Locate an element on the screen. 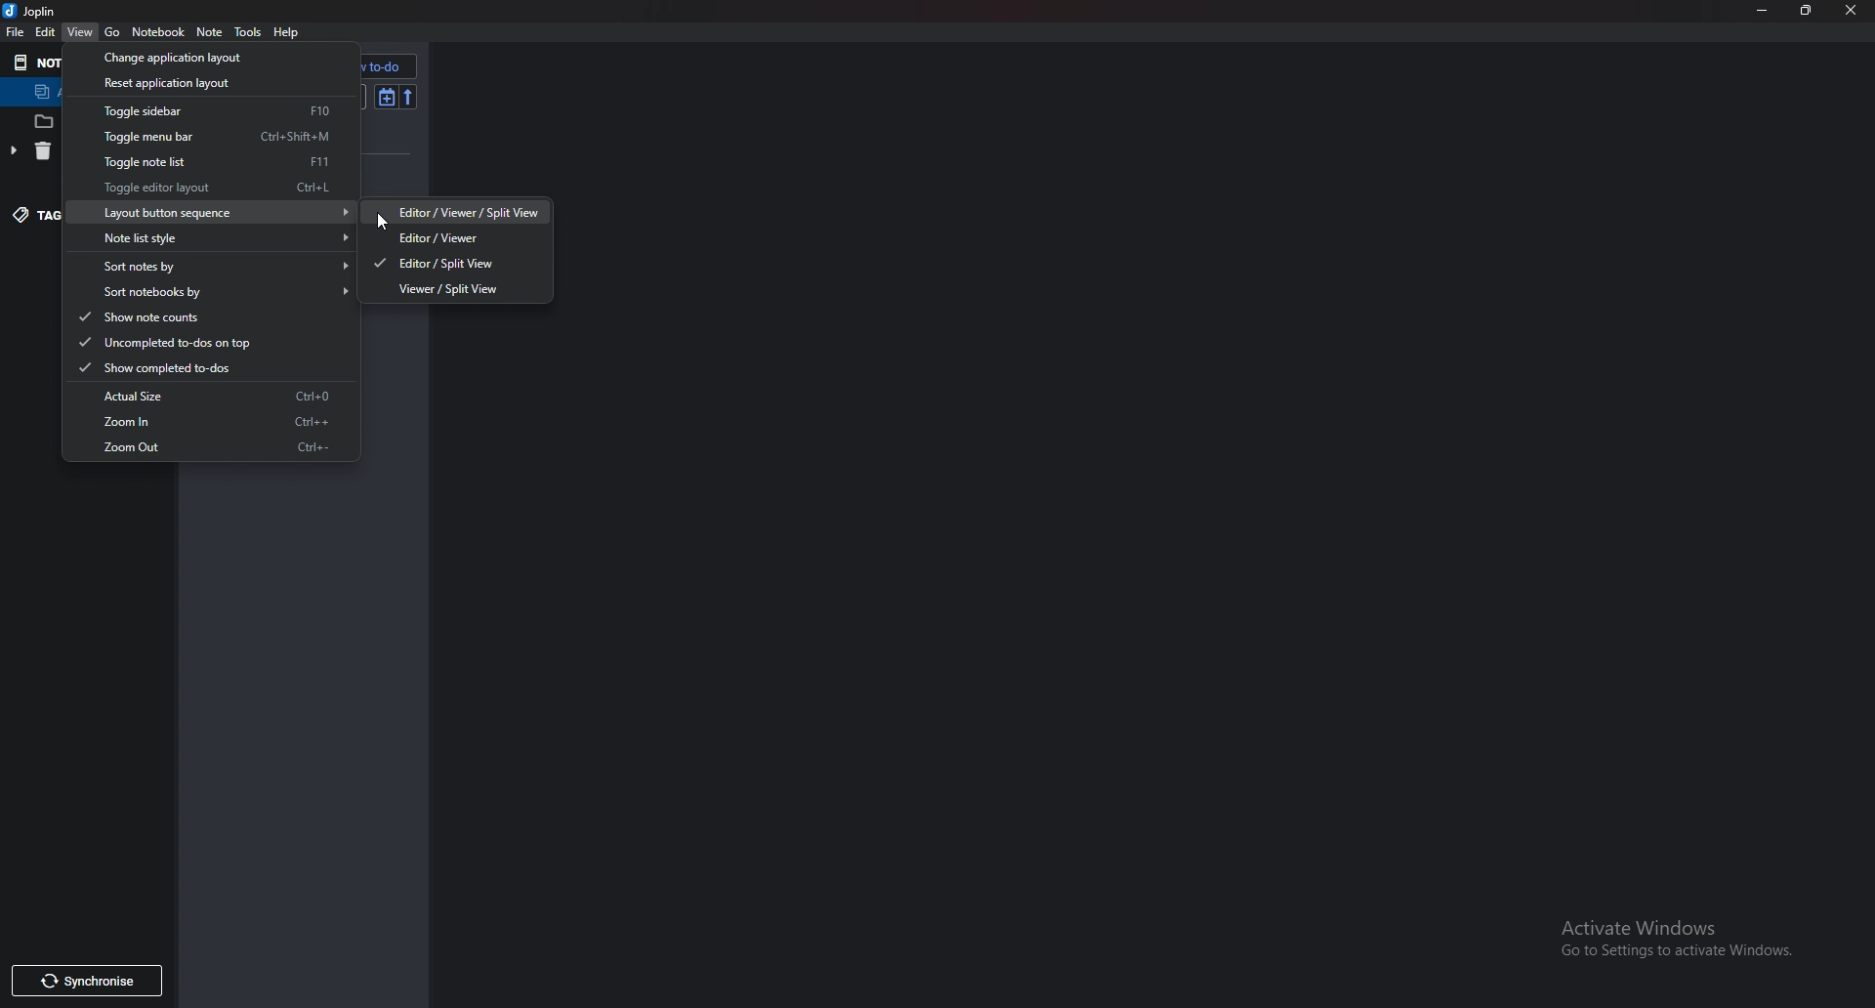 This screenshot has width=1875, height=1008. editor/split view is located at coordinates (457, 263).